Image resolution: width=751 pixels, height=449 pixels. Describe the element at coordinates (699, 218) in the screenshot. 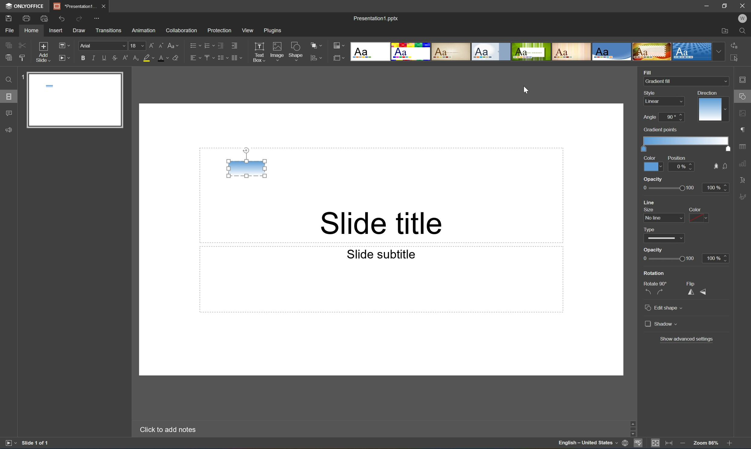

I see `color dropdown` at that location.